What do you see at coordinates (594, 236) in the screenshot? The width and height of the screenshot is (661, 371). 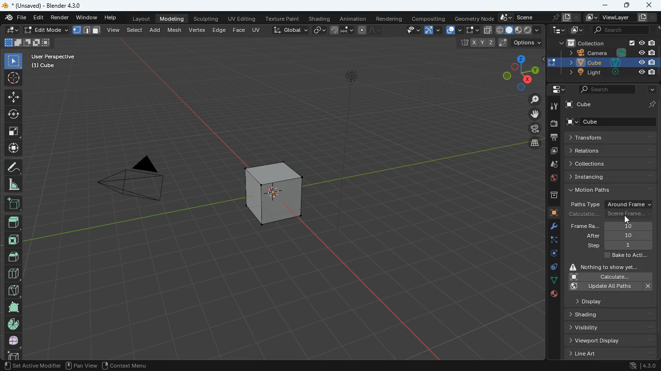 I see `After` at bounding box center [594, 236].